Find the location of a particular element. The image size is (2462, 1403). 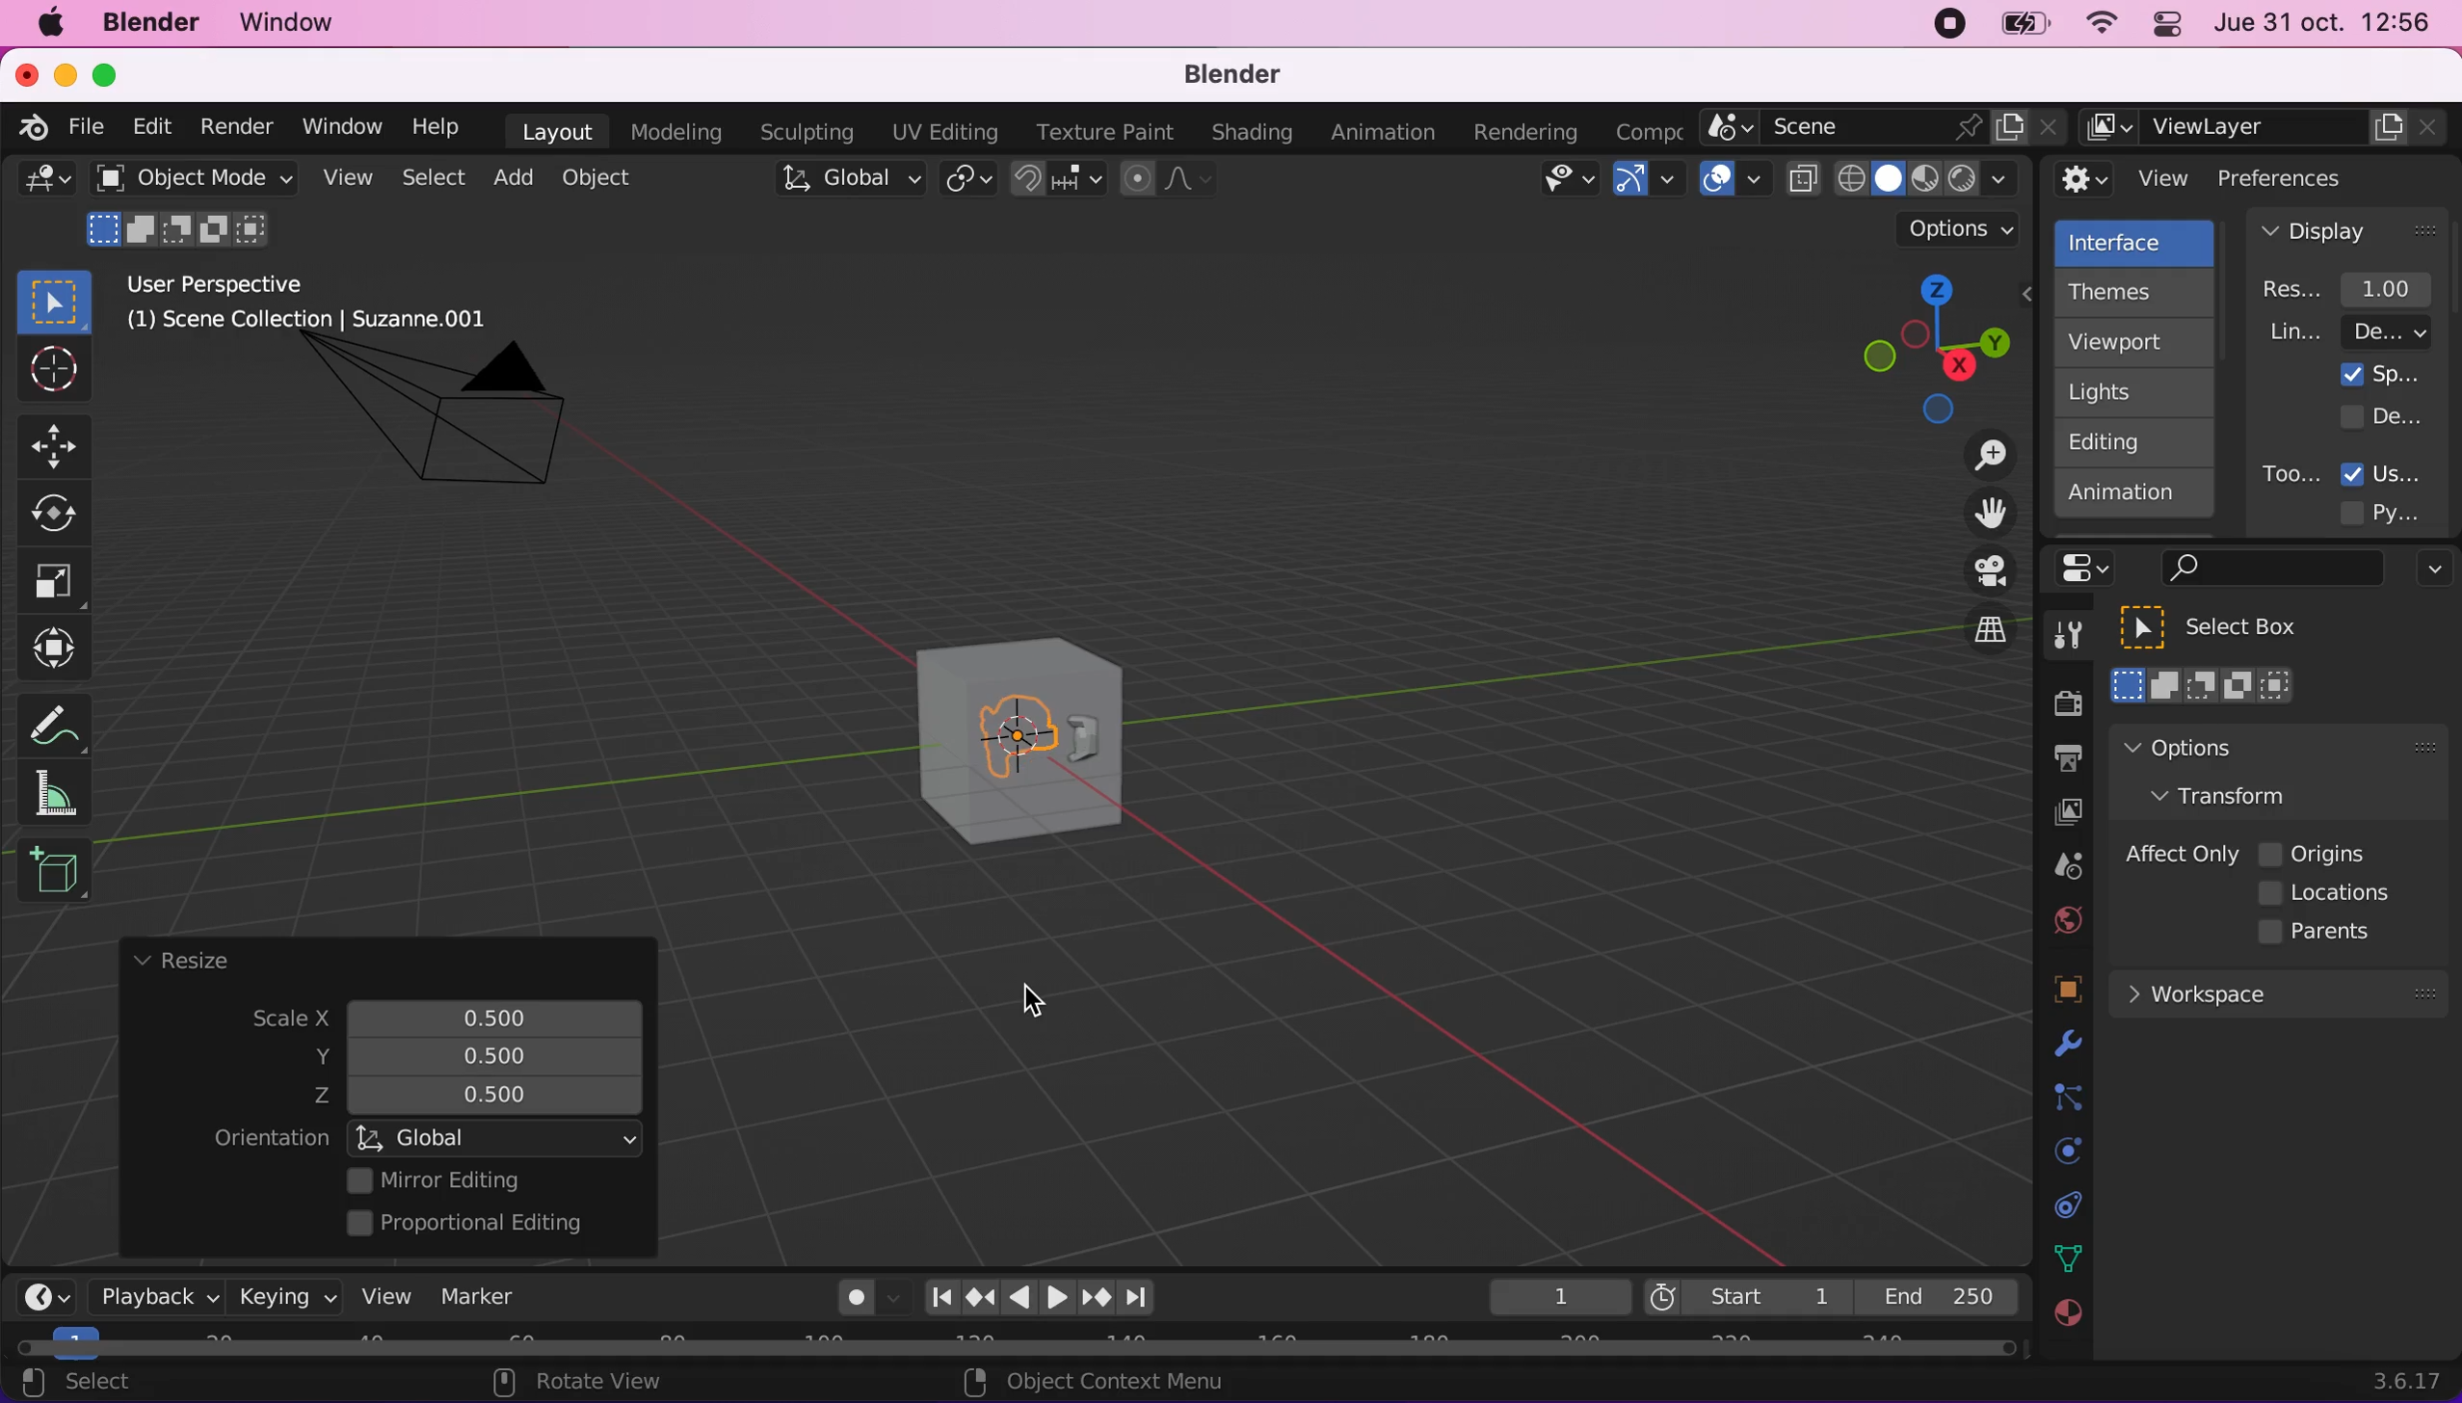

rendering is located at coordinates (1526, 133).